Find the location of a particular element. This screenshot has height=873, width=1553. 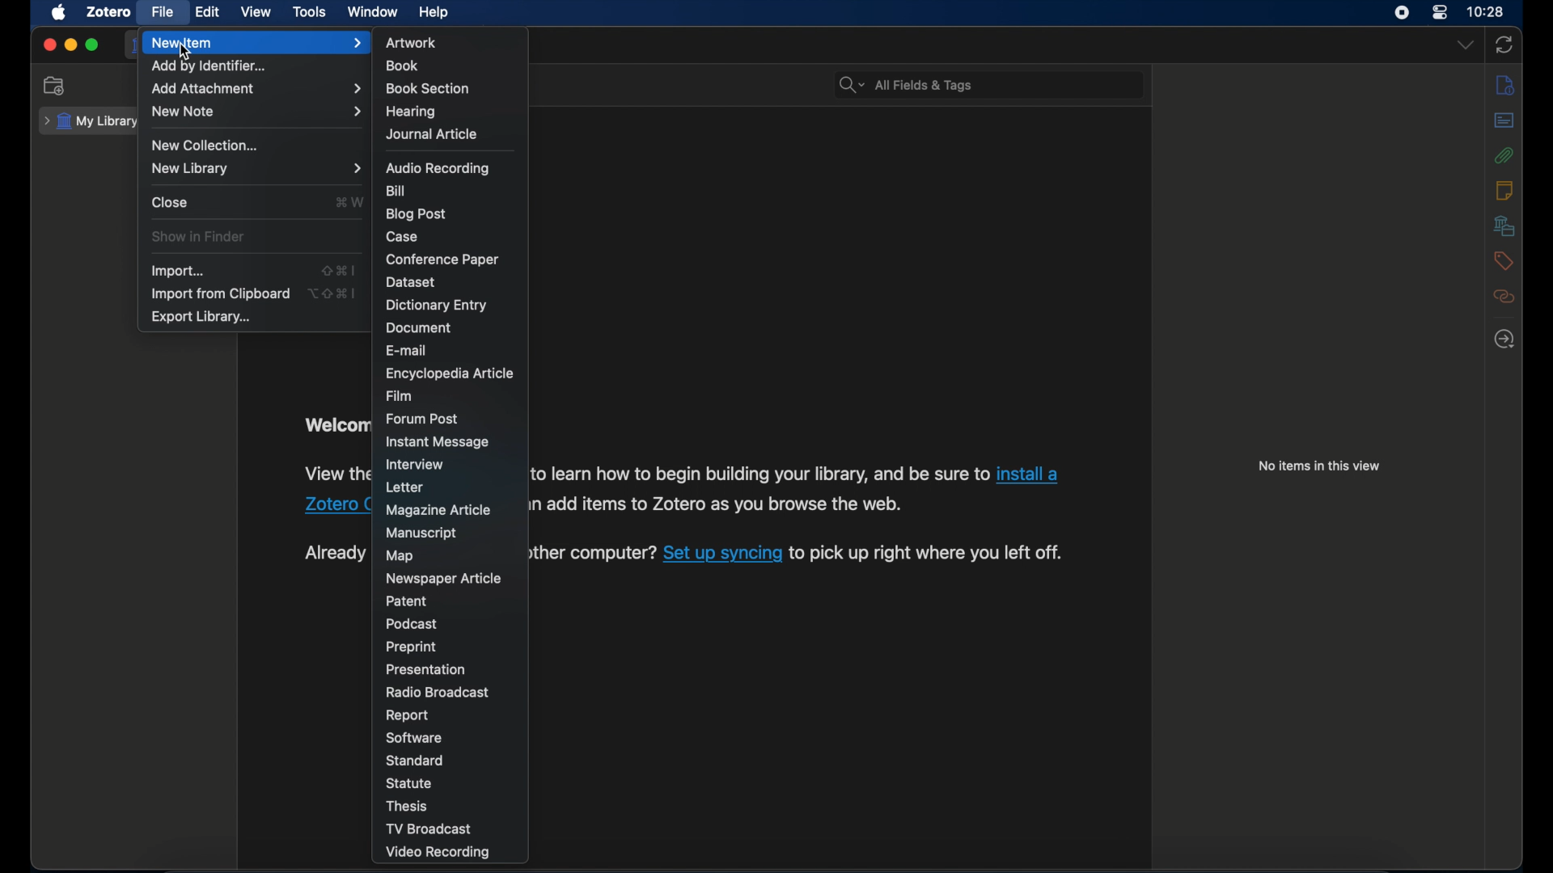

preprint is located at coordinates (411, 647).